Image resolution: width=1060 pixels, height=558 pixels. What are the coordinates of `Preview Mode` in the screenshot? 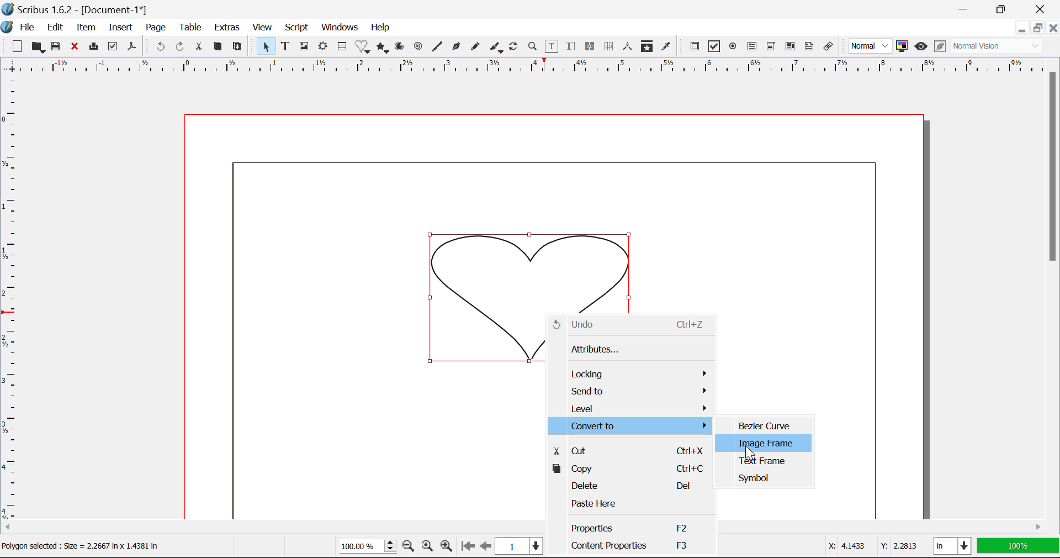 It's located at (921, 48).